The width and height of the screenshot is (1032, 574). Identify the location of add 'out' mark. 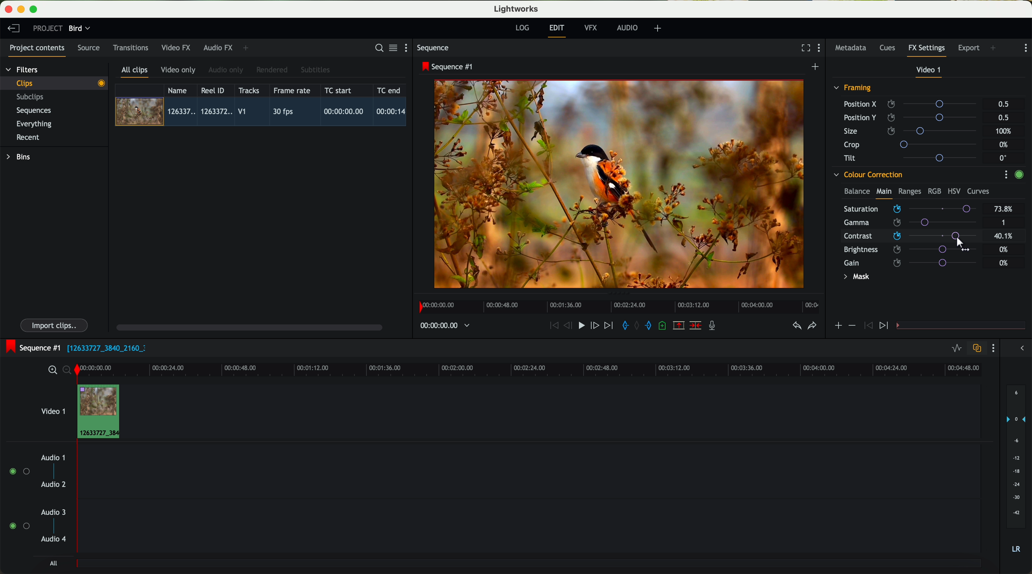
(652, 325).